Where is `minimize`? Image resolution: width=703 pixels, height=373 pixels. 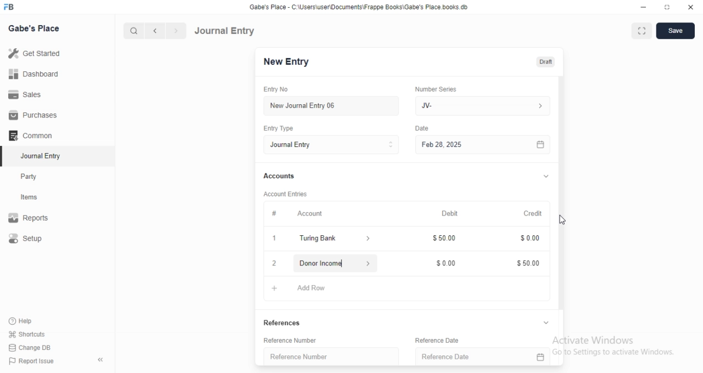 minimize is located at coordinates (643, 9).